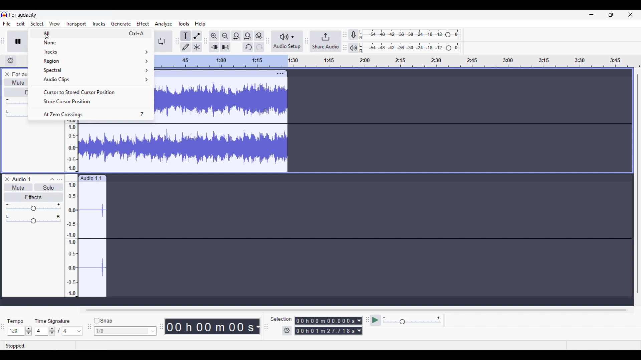 This screenshot has width=641, height=360. What do you see at coordinates (281, 319) in the screenshot?
I see `Indicates selection duration` at bounding box center [281, 319].